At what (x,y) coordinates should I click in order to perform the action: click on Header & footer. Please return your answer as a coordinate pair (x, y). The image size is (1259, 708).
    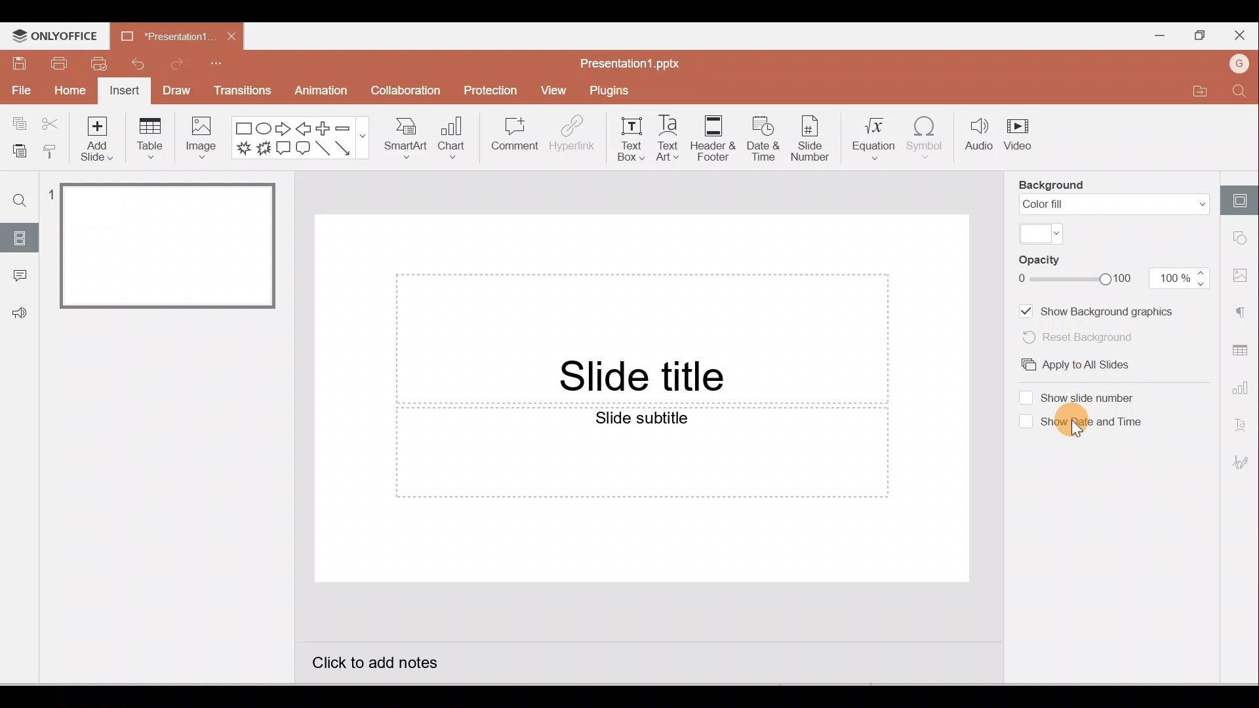
    Looking at the image, I should click on (712, 139).